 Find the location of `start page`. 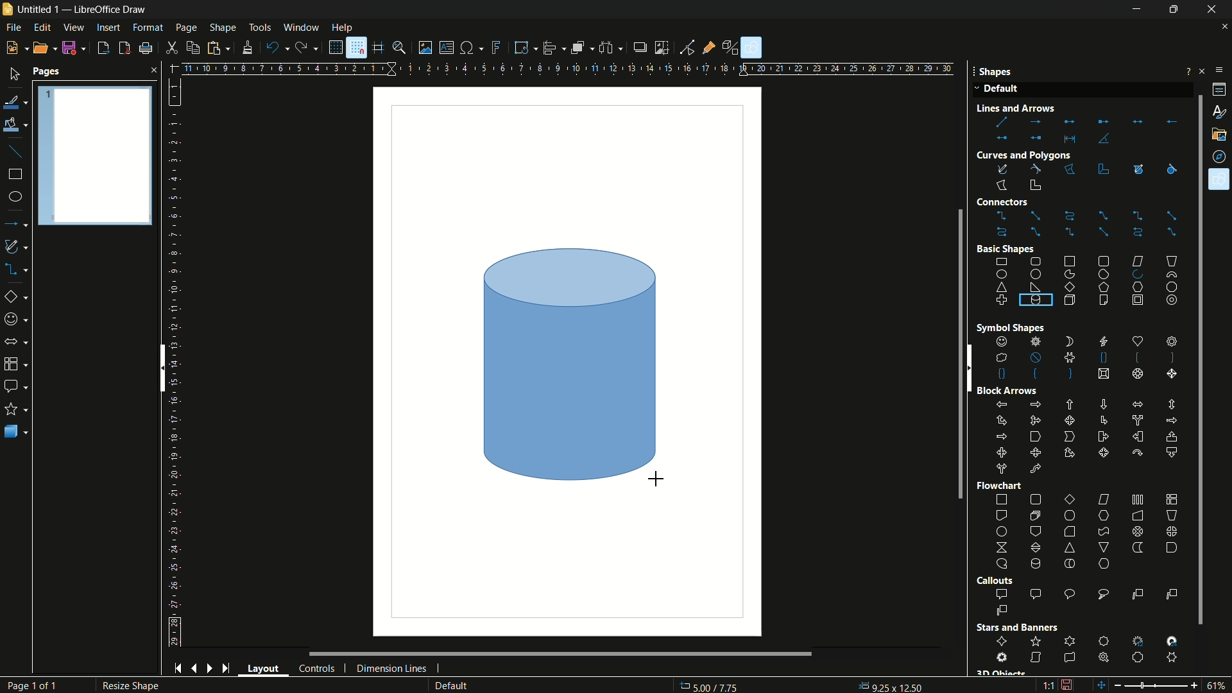

start page is located at coordinates (176, 668).